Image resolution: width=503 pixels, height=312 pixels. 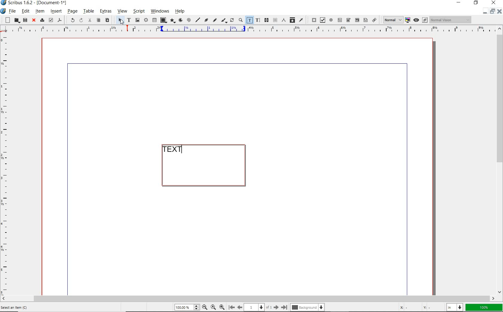 I want to click on unlink text frames, so click(x=275, y=20).